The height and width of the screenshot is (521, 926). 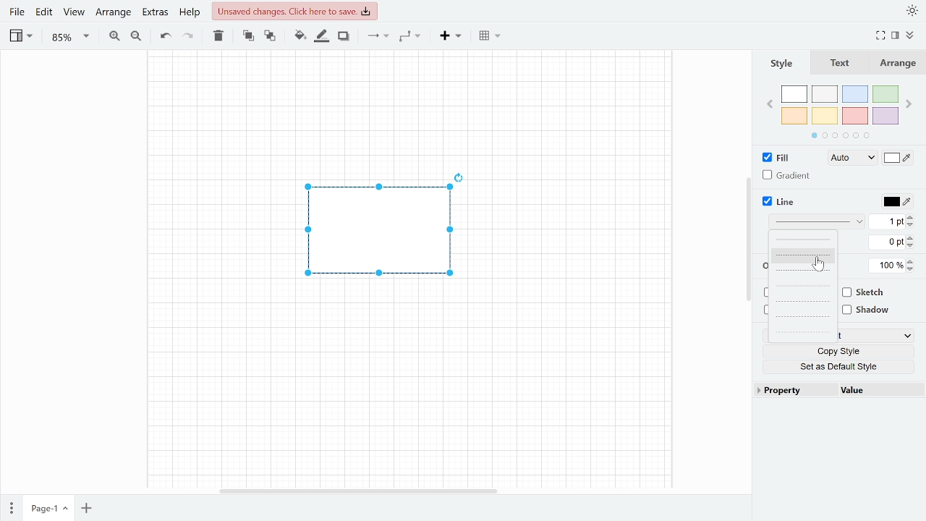 What do you see at coordinates (813, 223) in the screenshot?
I see `Pattern` at bounding box center [813, 223].